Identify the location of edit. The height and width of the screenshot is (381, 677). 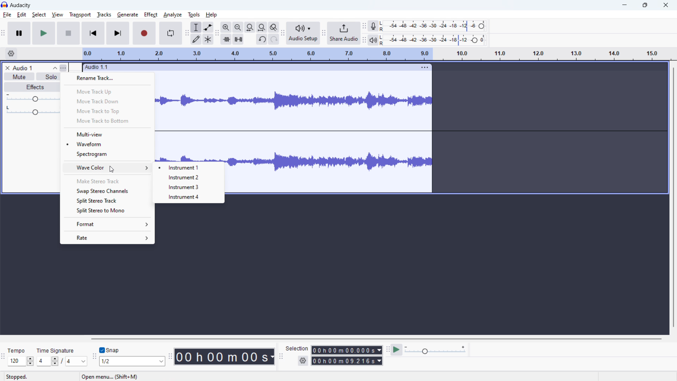
(22, 14).